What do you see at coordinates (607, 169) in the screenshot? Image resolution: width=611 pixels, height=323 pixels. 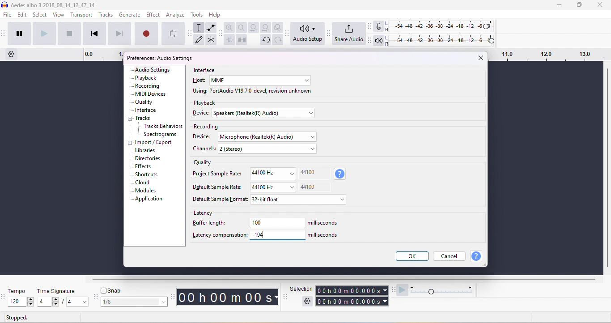 I see `vertical scroll bar` at bounding box center [607, 169].